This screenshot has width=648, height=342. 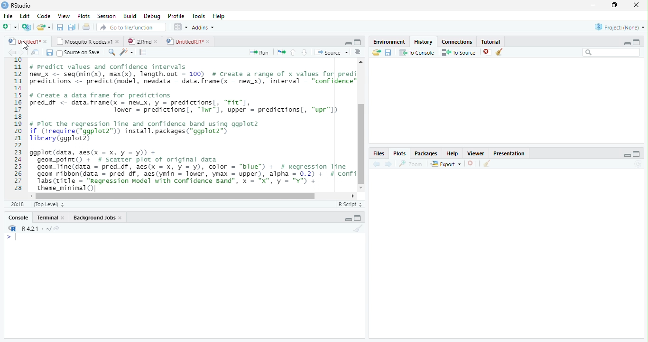 What do you see at coordinates (18, 237) in the screenshot?
I see `Cursor` at bounding box center [18, 237].